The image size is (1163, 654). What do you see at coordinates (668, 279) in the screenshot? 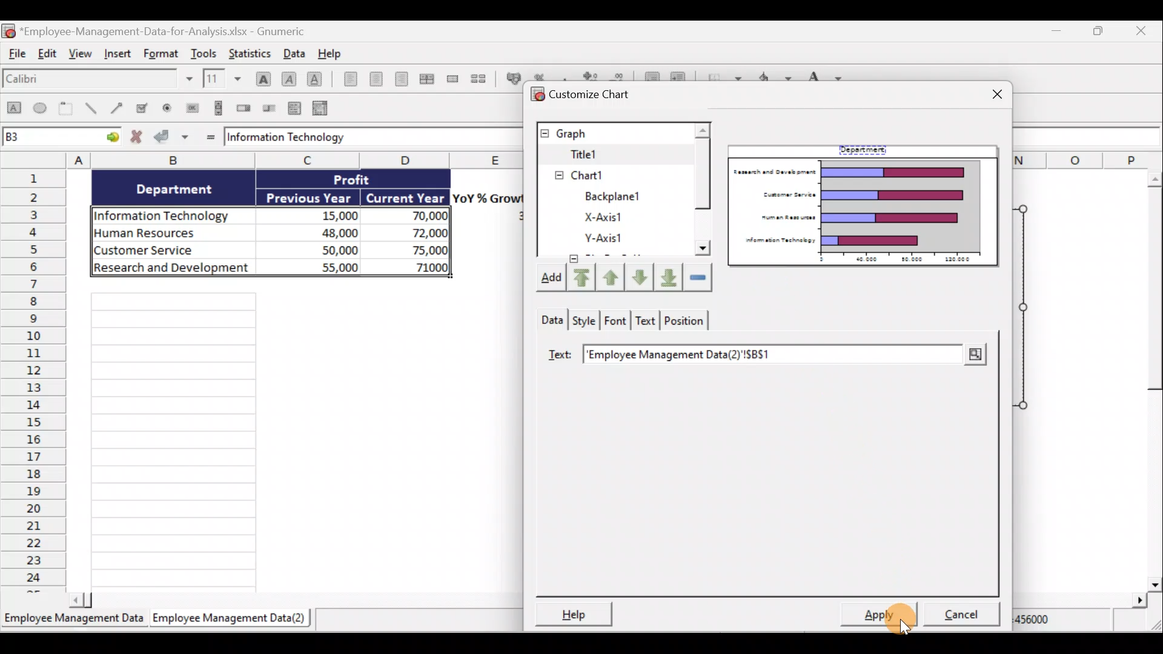
I see `Move downward` at bounding box center [668, 279].